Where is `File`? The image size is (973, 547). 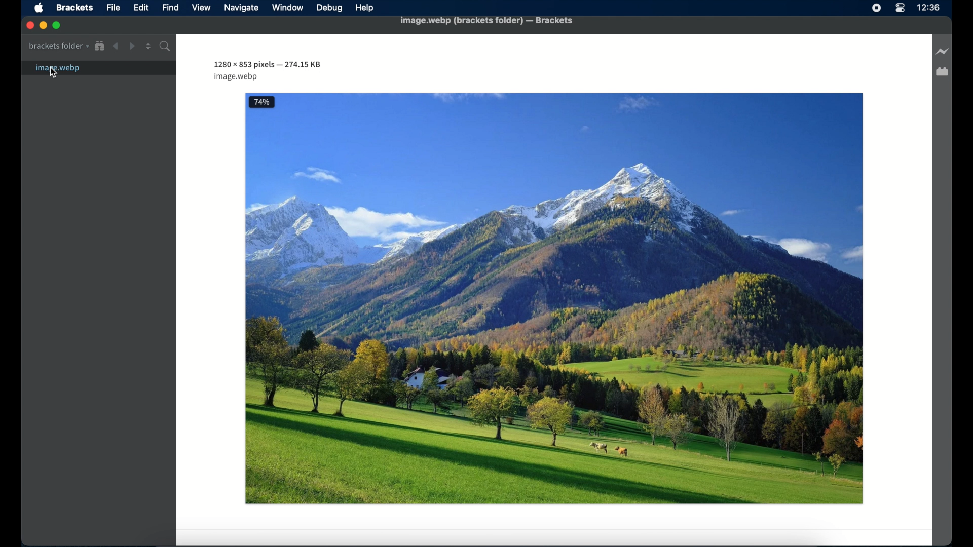
File is located at coordinates (116, 9).